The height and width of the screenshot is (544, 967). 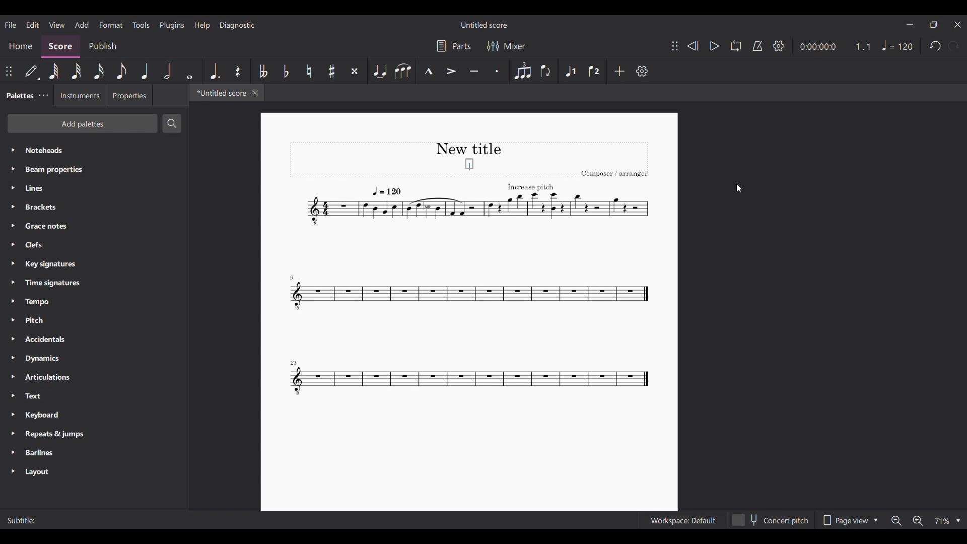 I want to click on Help menu, so click(x=202, y=26).